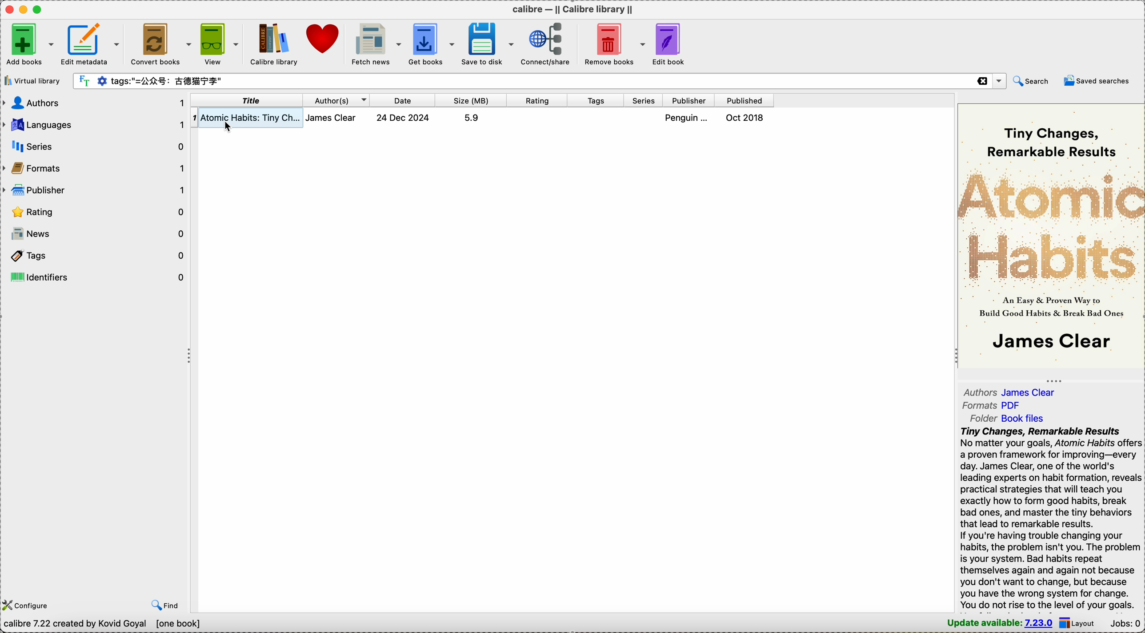  I want to click on click on first book, so click(501, 119).